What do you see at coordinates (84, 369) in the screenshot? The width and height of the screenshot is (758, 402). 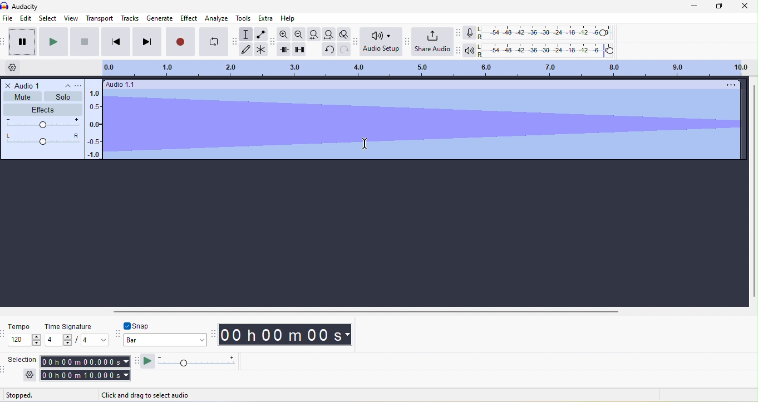 I see `00 h 00 m 00.000 s` at bounding box center [84, 369].